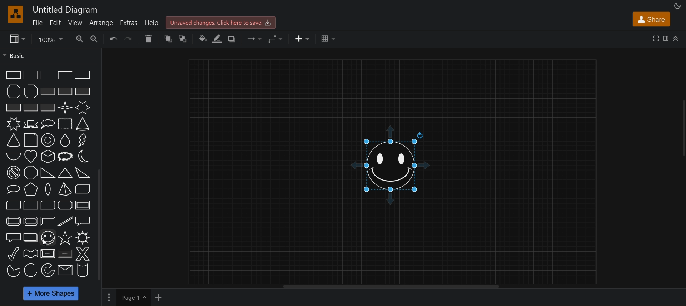 The height and width of the screenshot is (306, 686). Describe the element at coordinates (677, 38) in the screenshot. I see `collapse/expand` at that location.